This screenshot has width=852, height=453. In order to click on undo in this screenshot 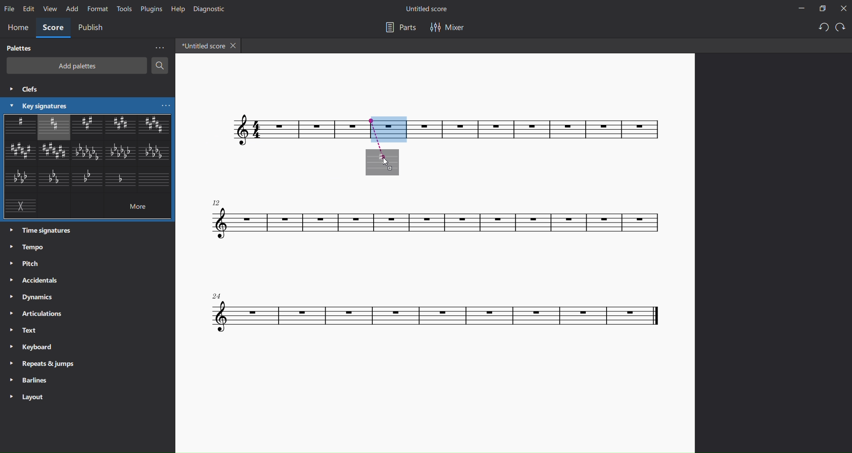, I will do `click(822, 28)`.